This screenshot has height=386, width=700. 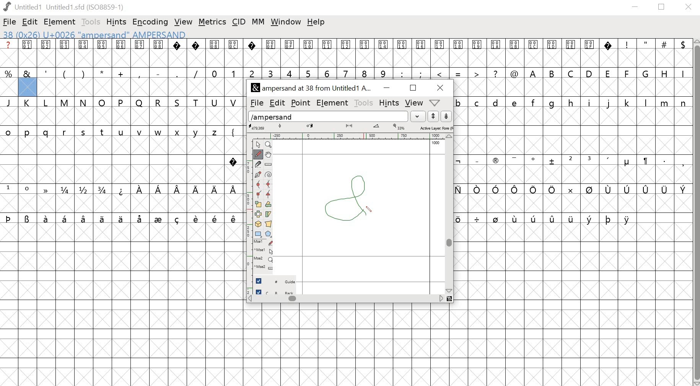 I want to click on 5, so click(x=308, y=73).